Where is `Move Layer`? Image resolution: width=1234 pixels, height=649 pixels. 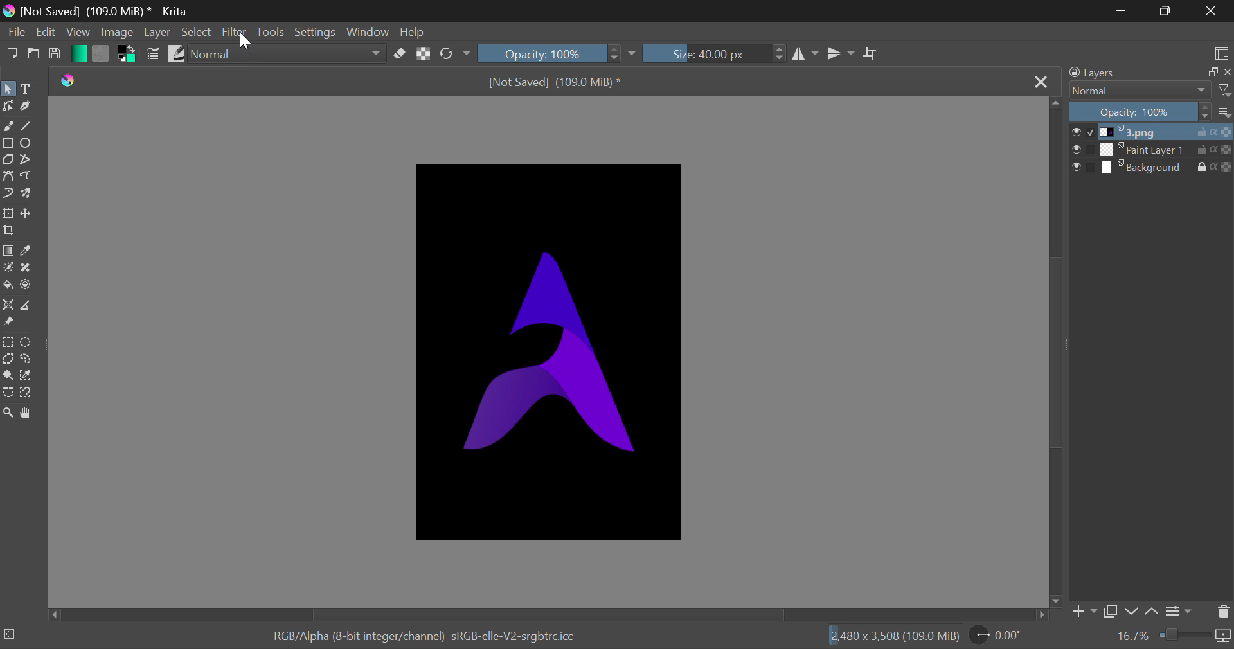
Move Layer is located at coordinates (28, 213).